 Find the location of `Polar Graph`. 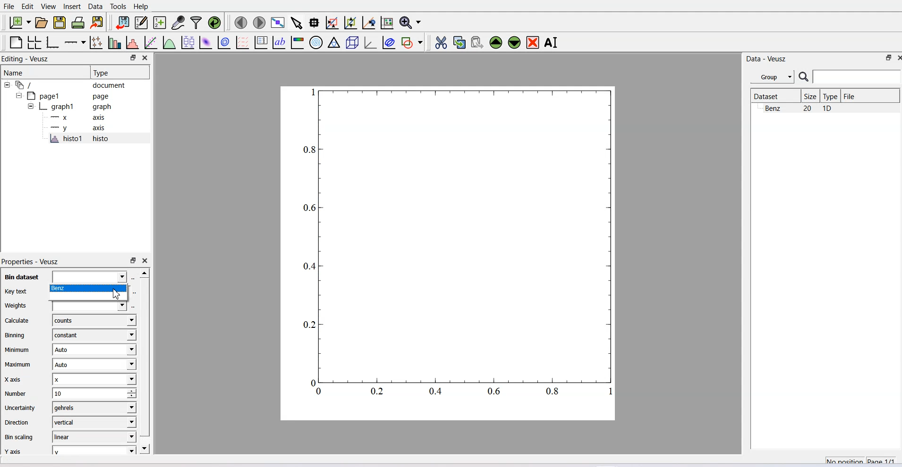

Polar Graph is located at coordinates (316, 43).